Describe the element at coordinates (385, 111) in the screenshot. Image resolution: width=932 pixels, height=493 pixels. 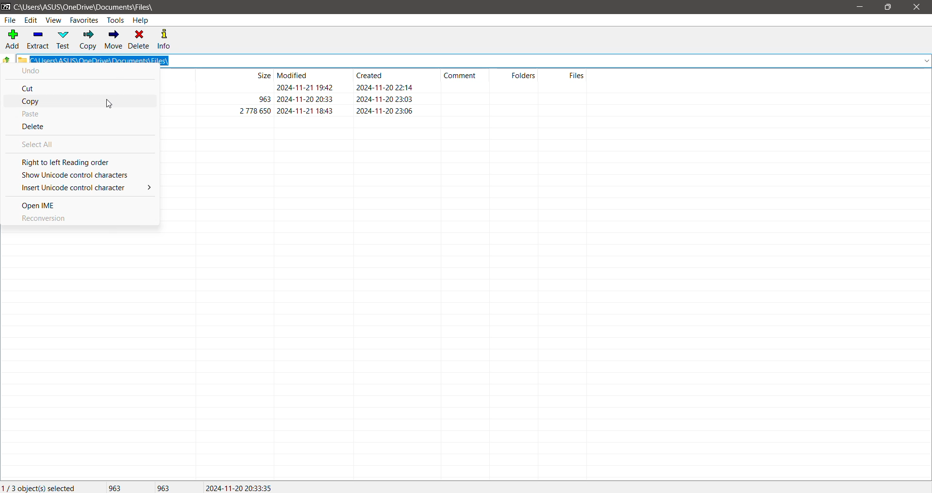
I see `created date & time` at that location.